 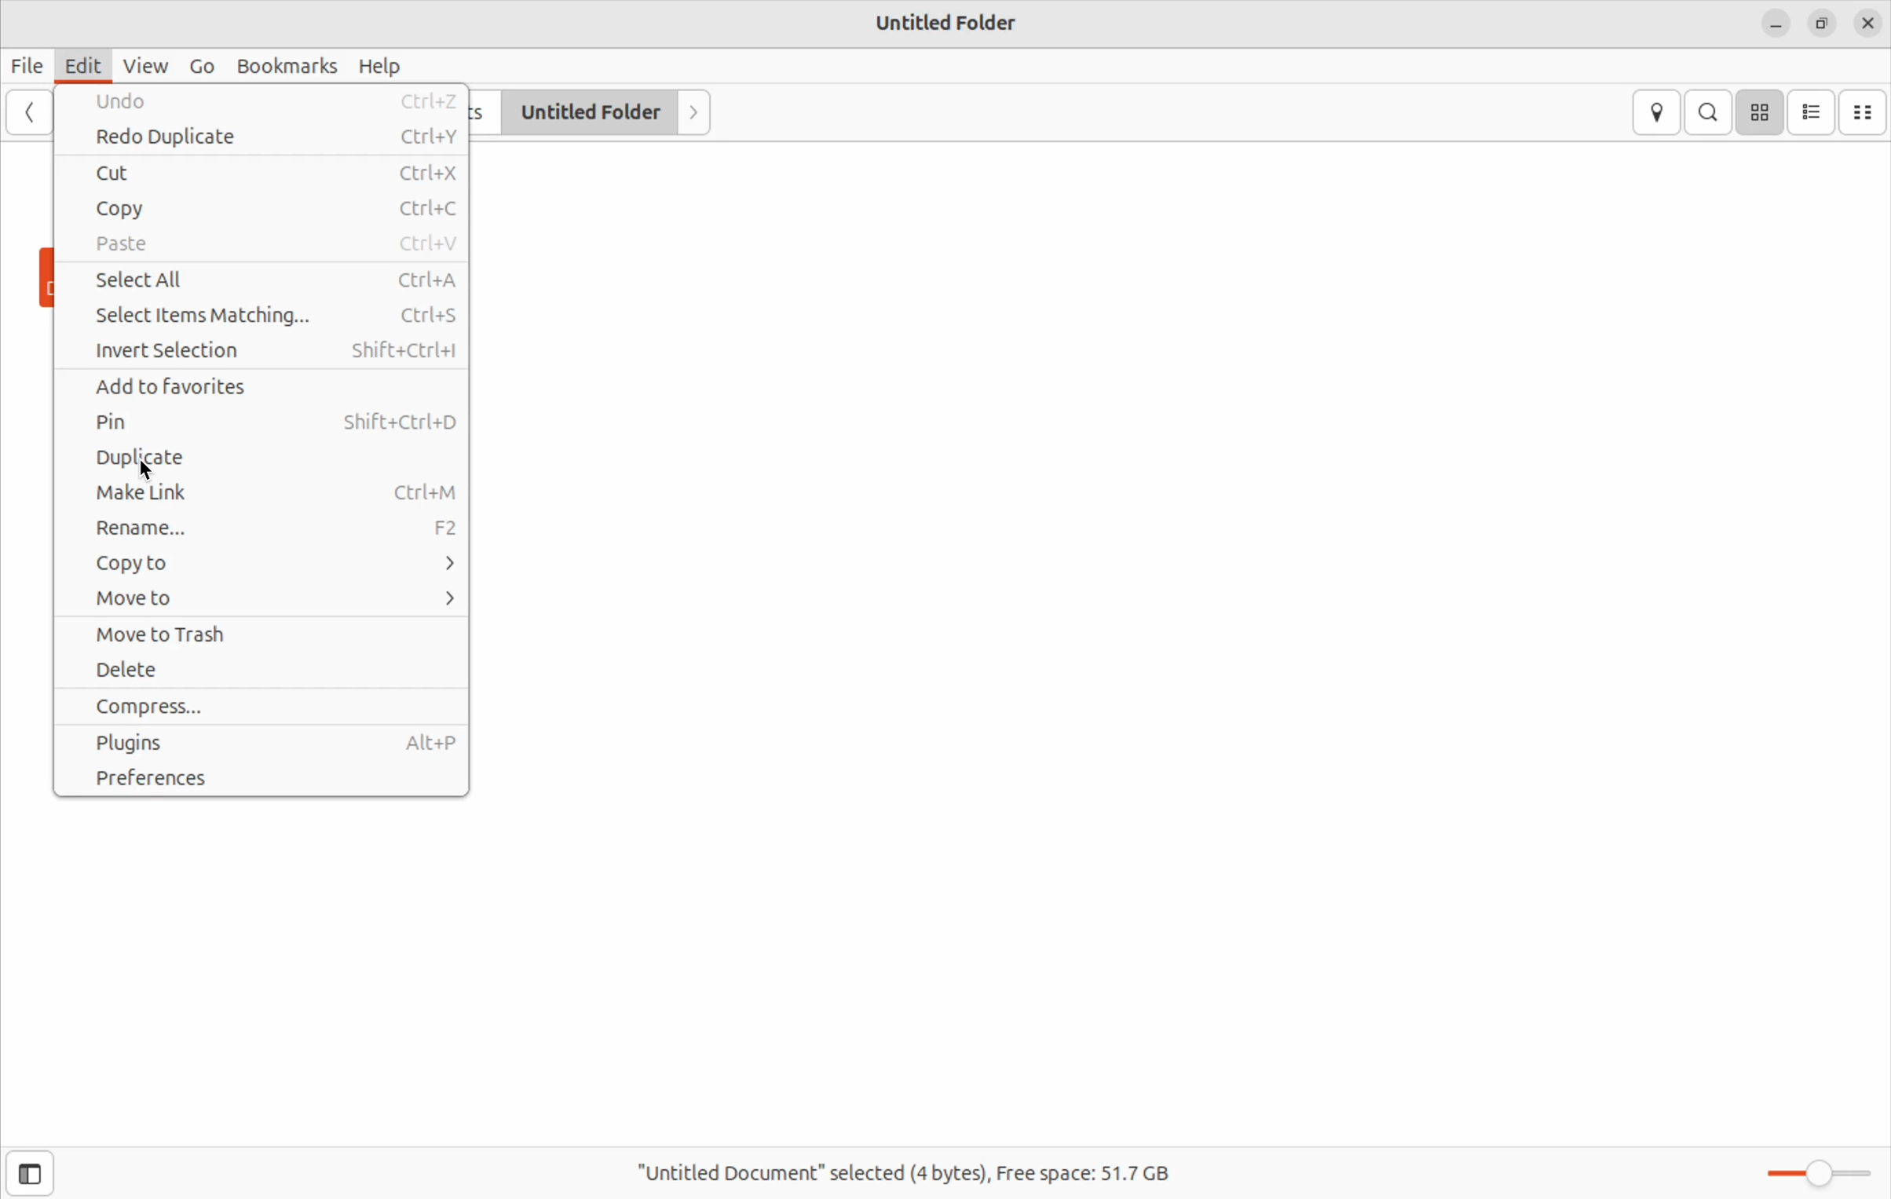 What do you see at coordinates (1710, 111) in the screenshot?
I see `search` at bounding box center [1710, 111].